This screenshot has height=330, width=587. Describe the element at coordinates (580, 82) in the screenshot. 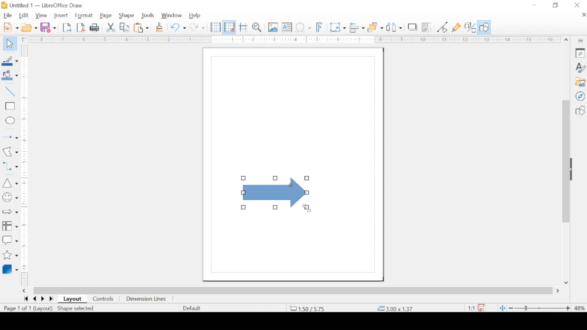

I see `gallery` at that location.